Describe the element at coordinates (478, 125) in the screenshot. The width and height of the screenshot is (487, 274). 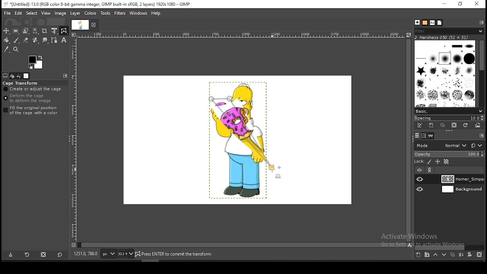
I see `open brush as image` at that location.